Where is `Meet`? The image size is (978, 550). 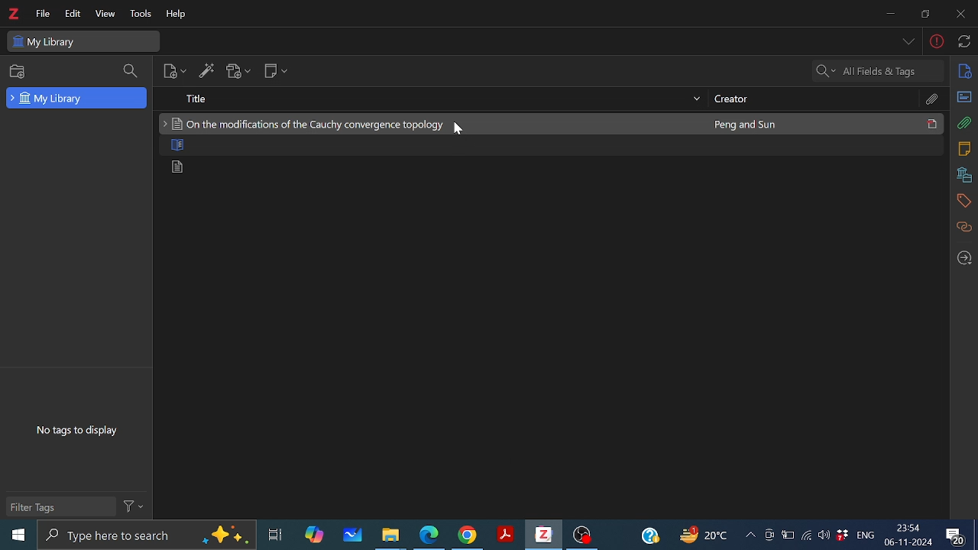 Meet is located at coordinates (769, 535).